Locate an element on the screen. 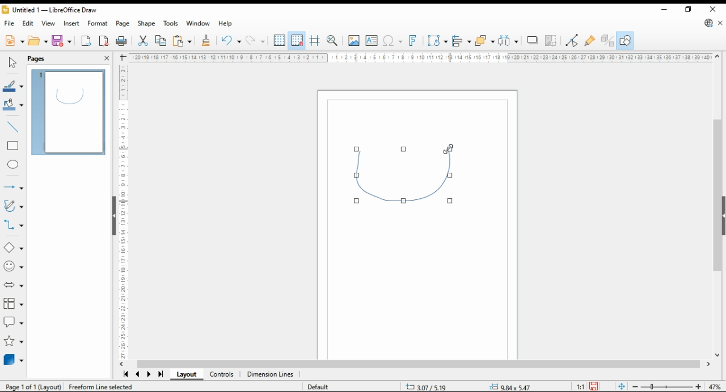 The height and width of the screenshot is (392, 726). open is located at coordinates (37, 40).